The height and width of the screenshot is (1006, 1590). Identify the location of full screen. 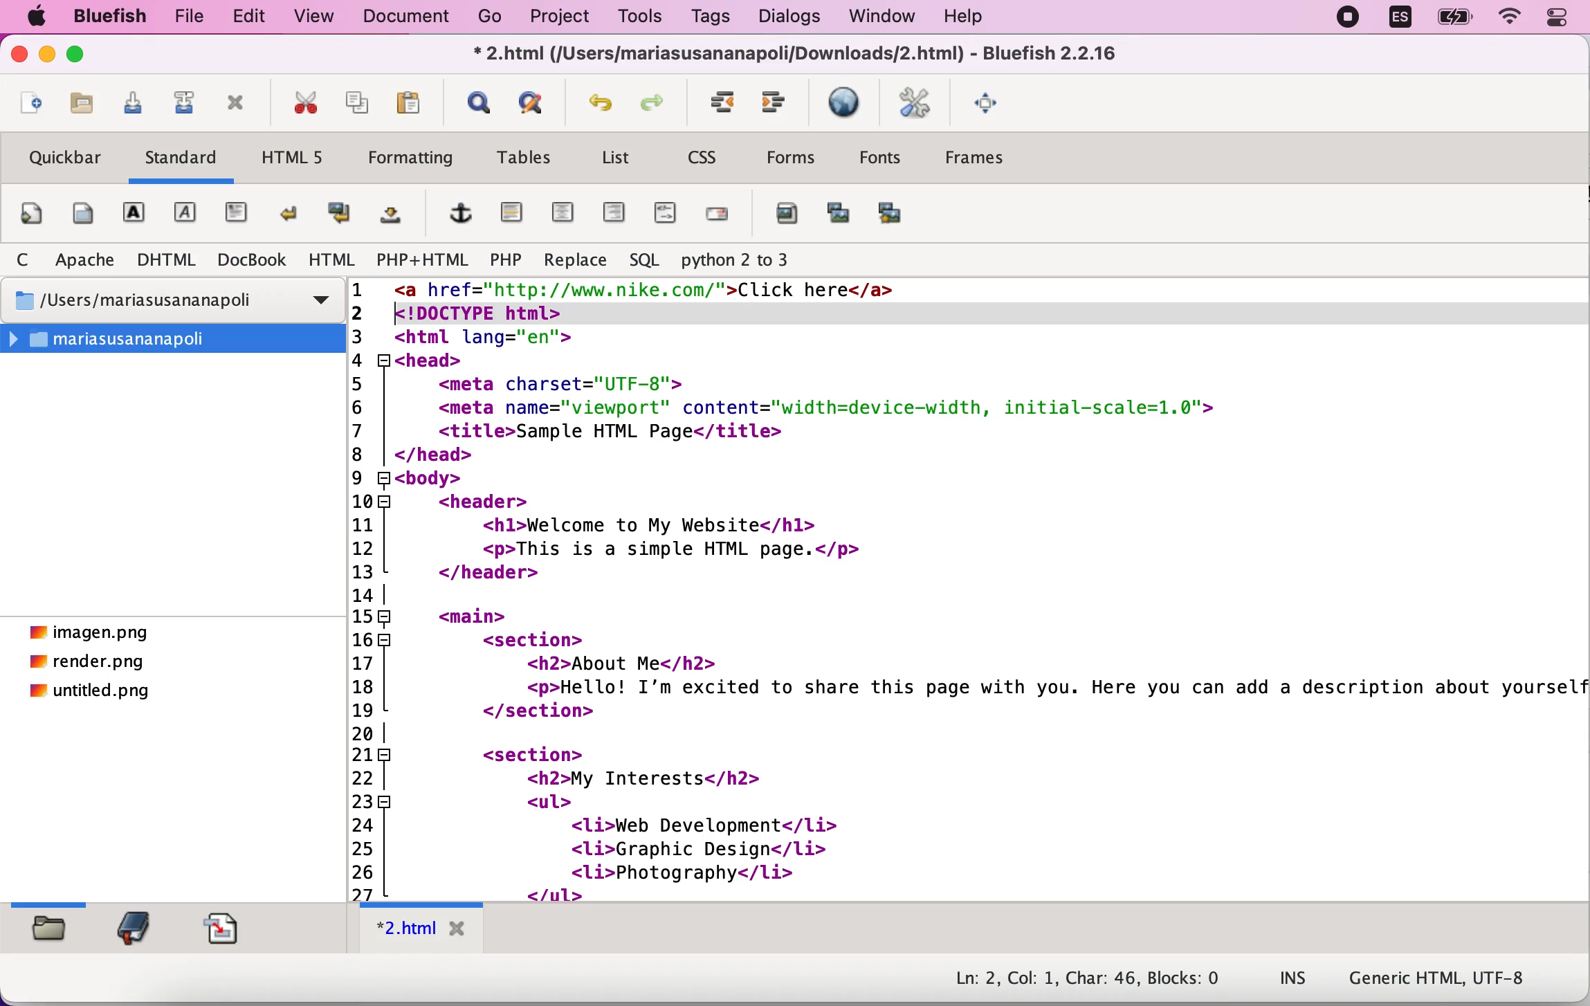
(993, 110).